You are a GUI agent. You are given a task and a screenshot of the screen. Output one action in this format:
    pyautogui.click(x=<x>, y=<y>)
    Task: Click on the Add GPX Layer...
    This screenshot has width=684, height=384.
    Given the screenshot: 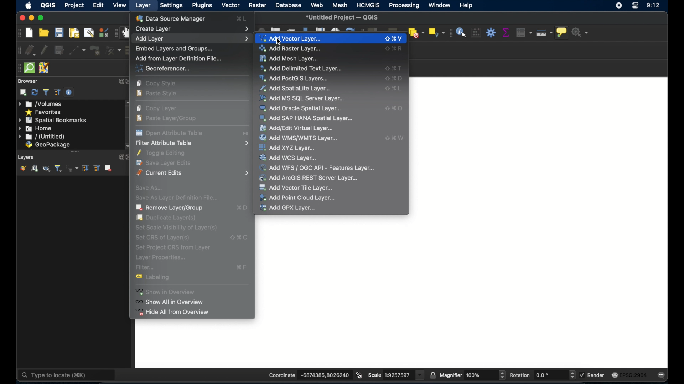 What is the action you would take?
    pyautogui.click(x=290, y=208)
    